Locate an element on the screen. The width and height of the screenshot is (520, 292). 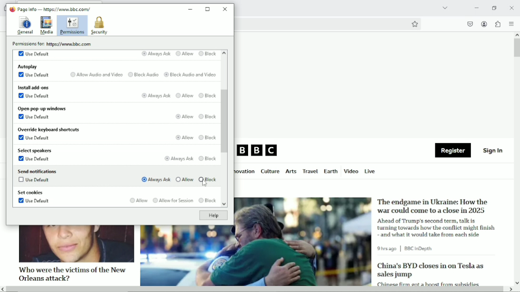
Always ask is located at coordinates (156, 96).